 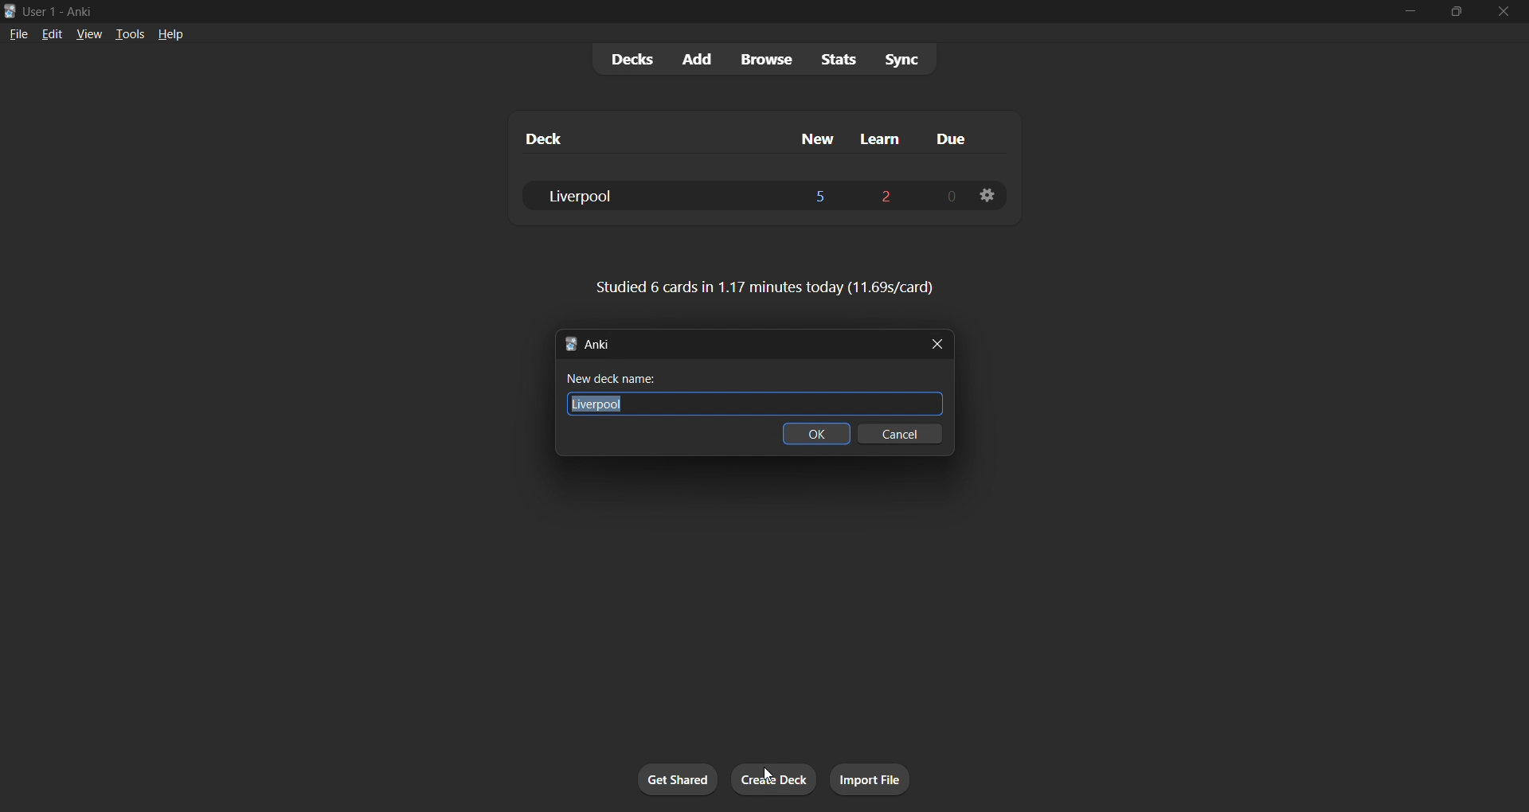 I want to click on liverpool deck data, so click(x=740, y=195).